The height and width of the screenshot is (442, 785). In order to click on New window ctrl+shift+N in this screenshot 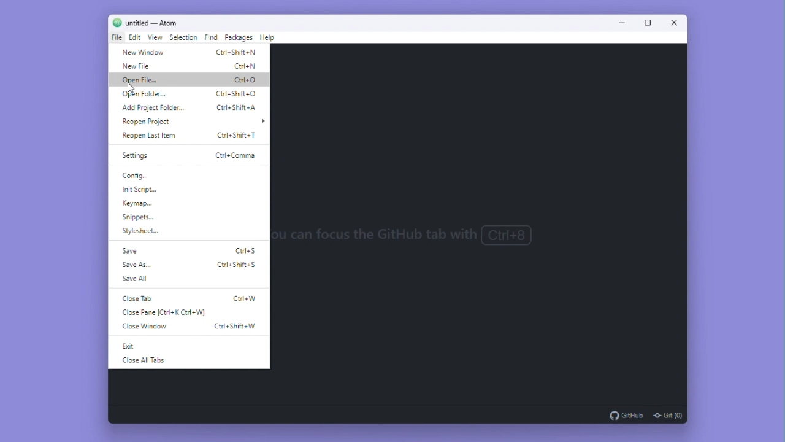, I will do `click(189, 53)`.